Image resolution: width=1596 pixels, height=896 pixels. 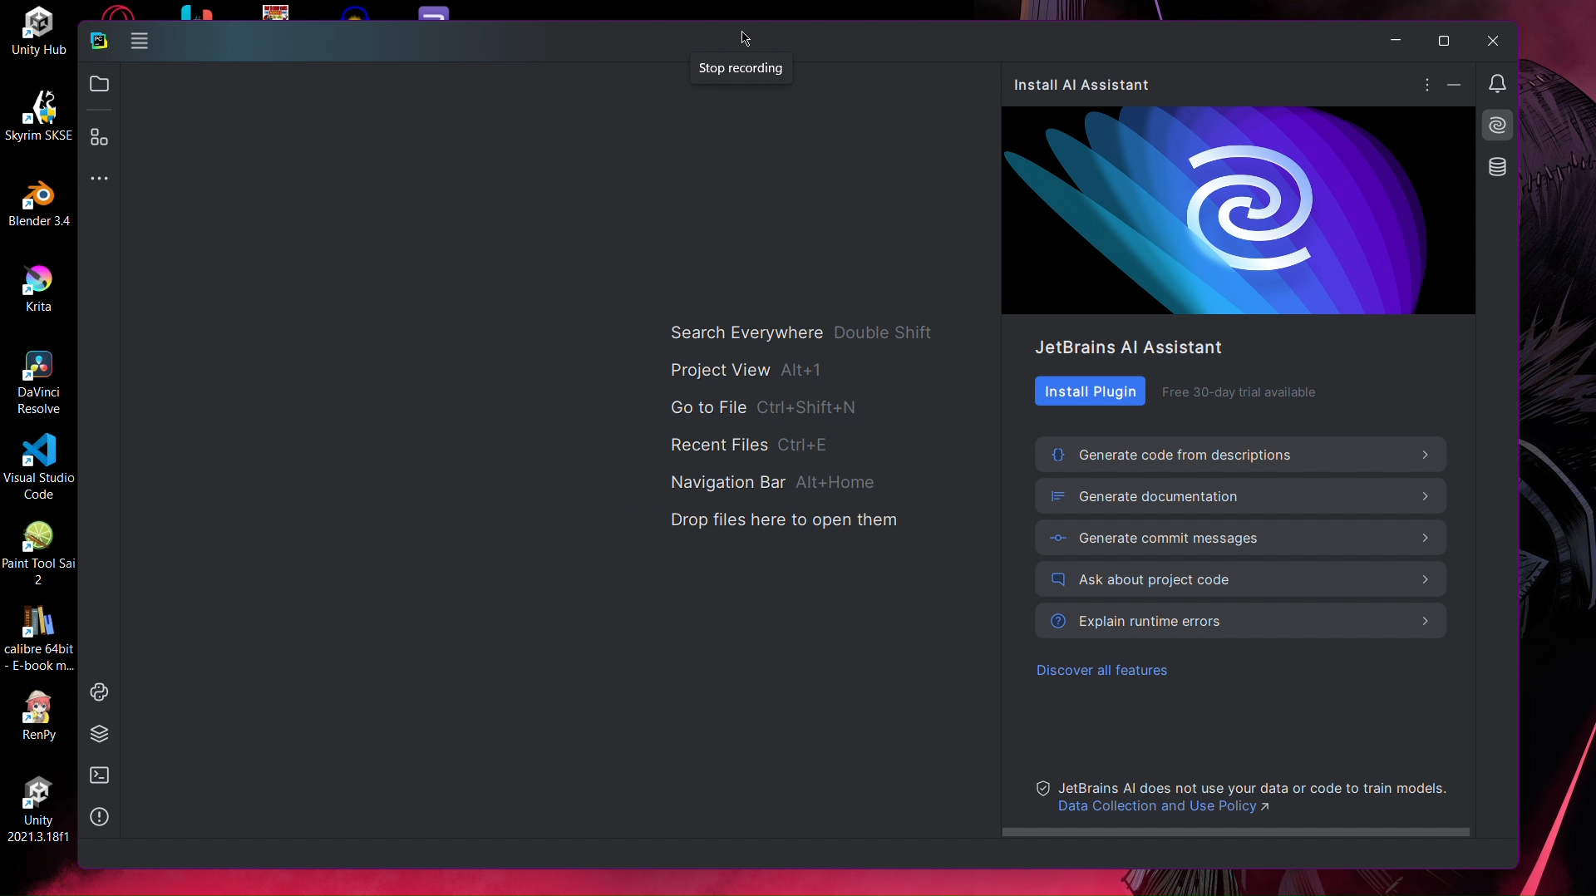 What do you see at coordinates (1497, 166) in the screenshot?
I see `Database` at bounding box center [1497, 166].